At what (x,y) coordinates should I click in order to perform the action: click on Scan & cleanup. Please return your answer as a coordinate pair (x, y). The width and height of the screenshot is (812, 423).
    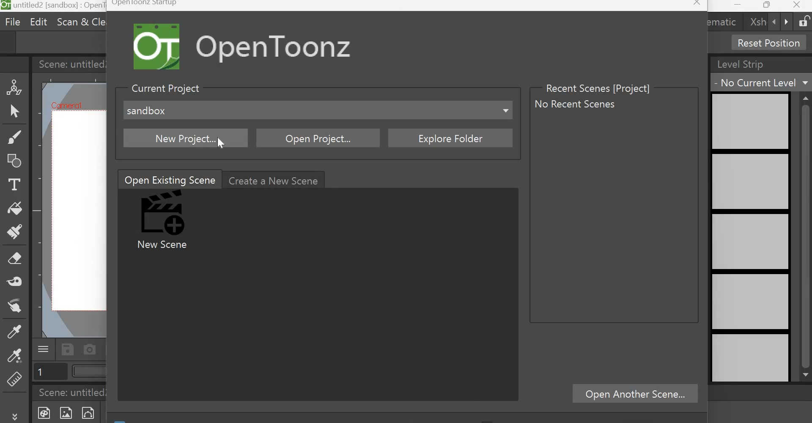
    Looking at the image, I should click on (80, 21).